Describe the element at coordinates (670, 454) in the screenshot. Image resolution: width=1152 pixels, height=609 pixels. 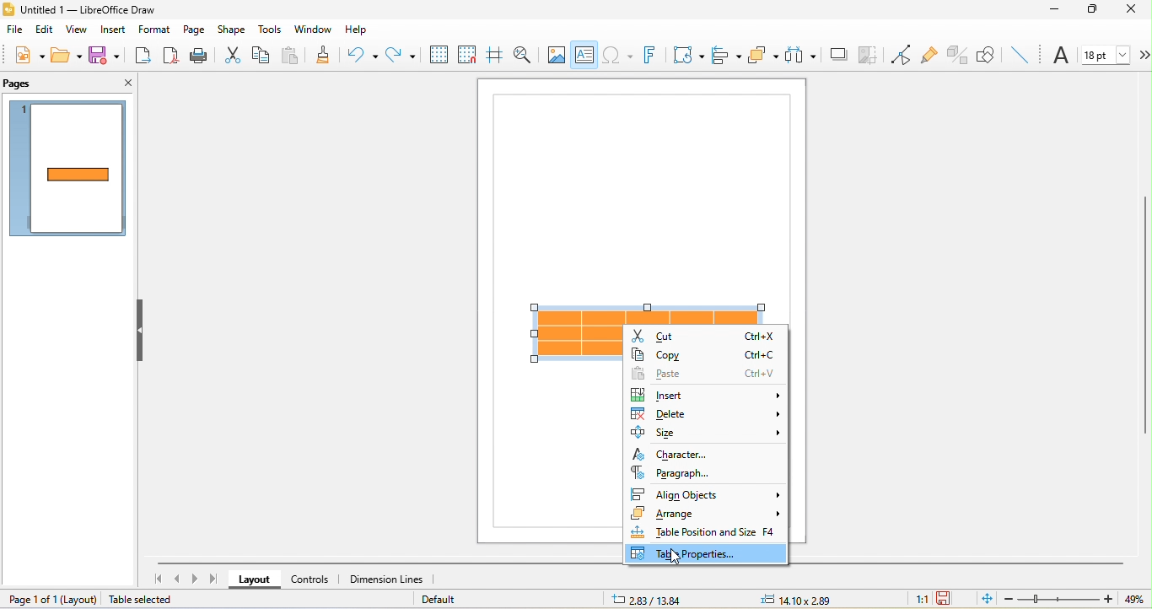
I see `character` at that location.